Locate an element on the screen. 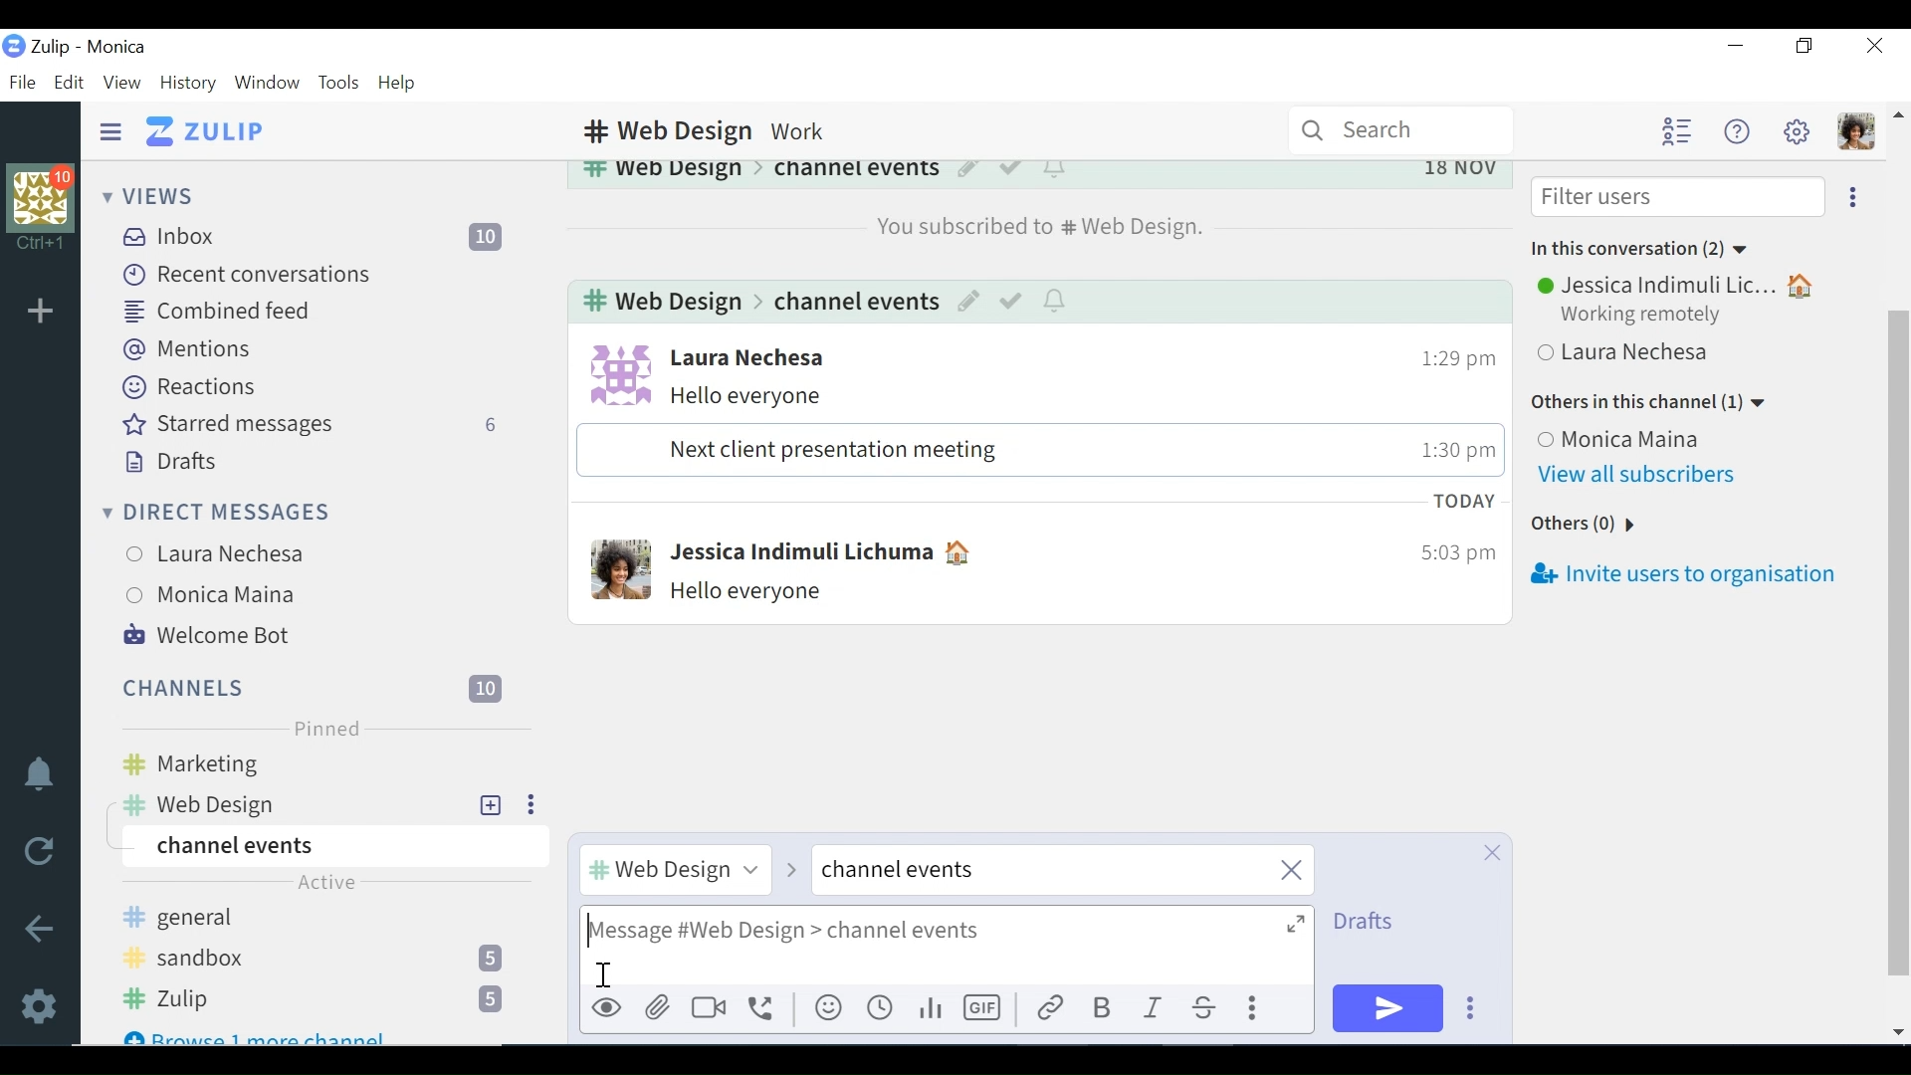 The height and width of the screenshot is (1075, 1911). Help menu is located at coordinates (1735, 131).